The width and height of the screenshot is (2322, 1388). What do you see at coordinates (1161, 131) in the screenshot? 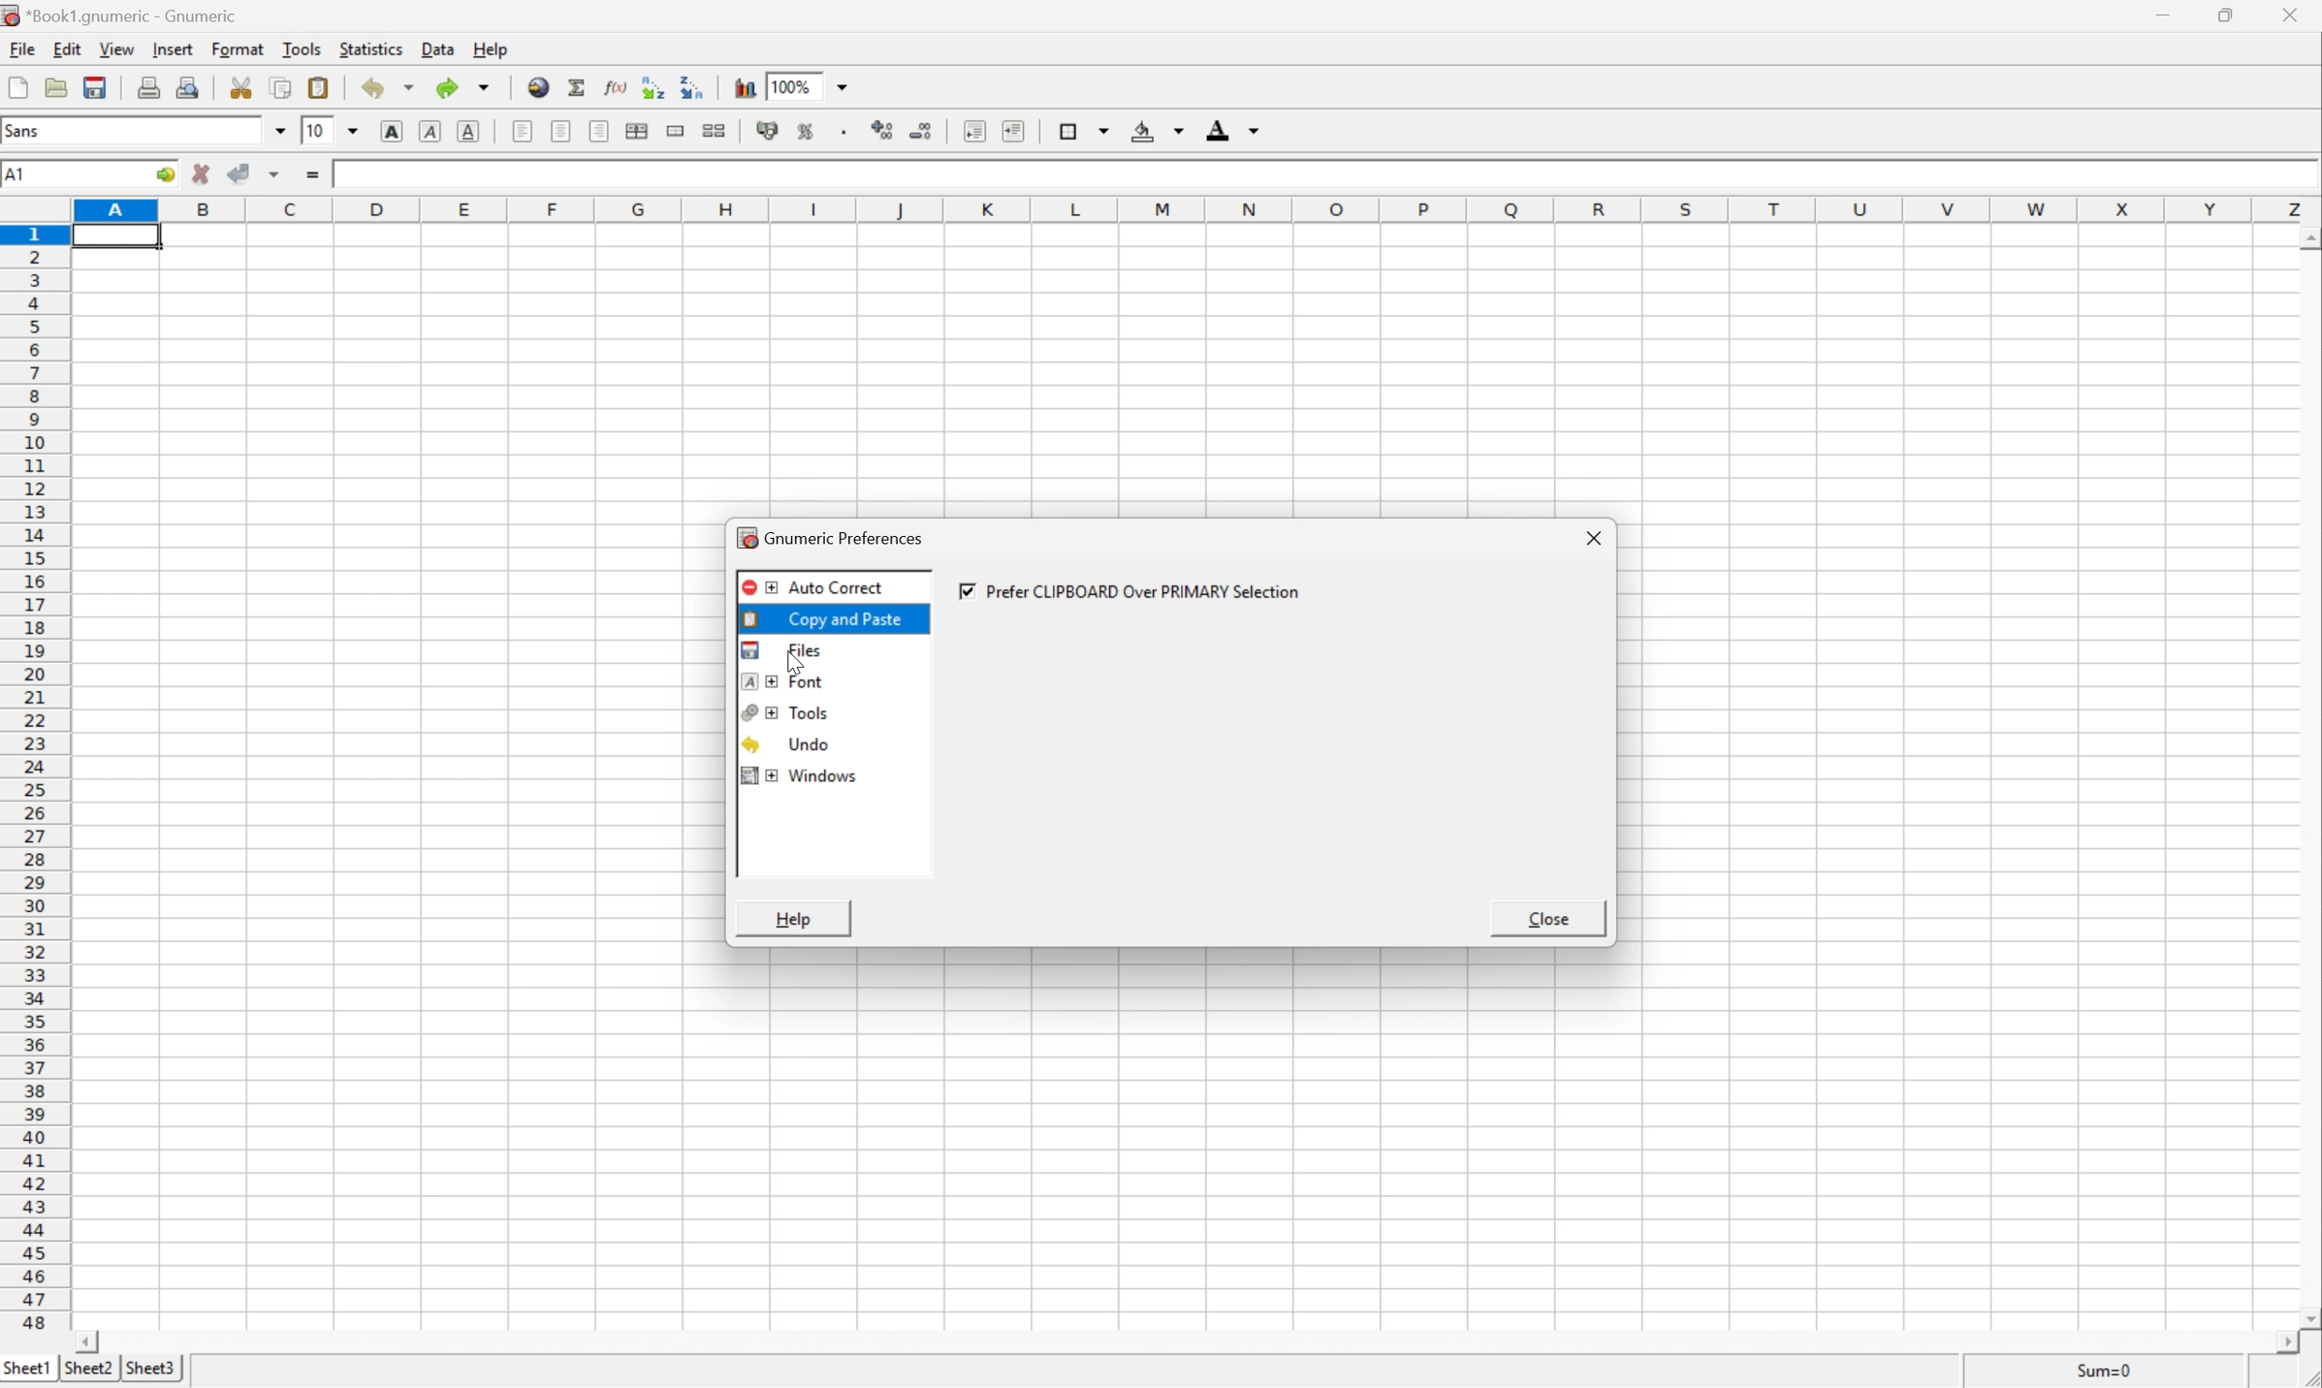
I see `background color` at bounding box center [1161, 131].